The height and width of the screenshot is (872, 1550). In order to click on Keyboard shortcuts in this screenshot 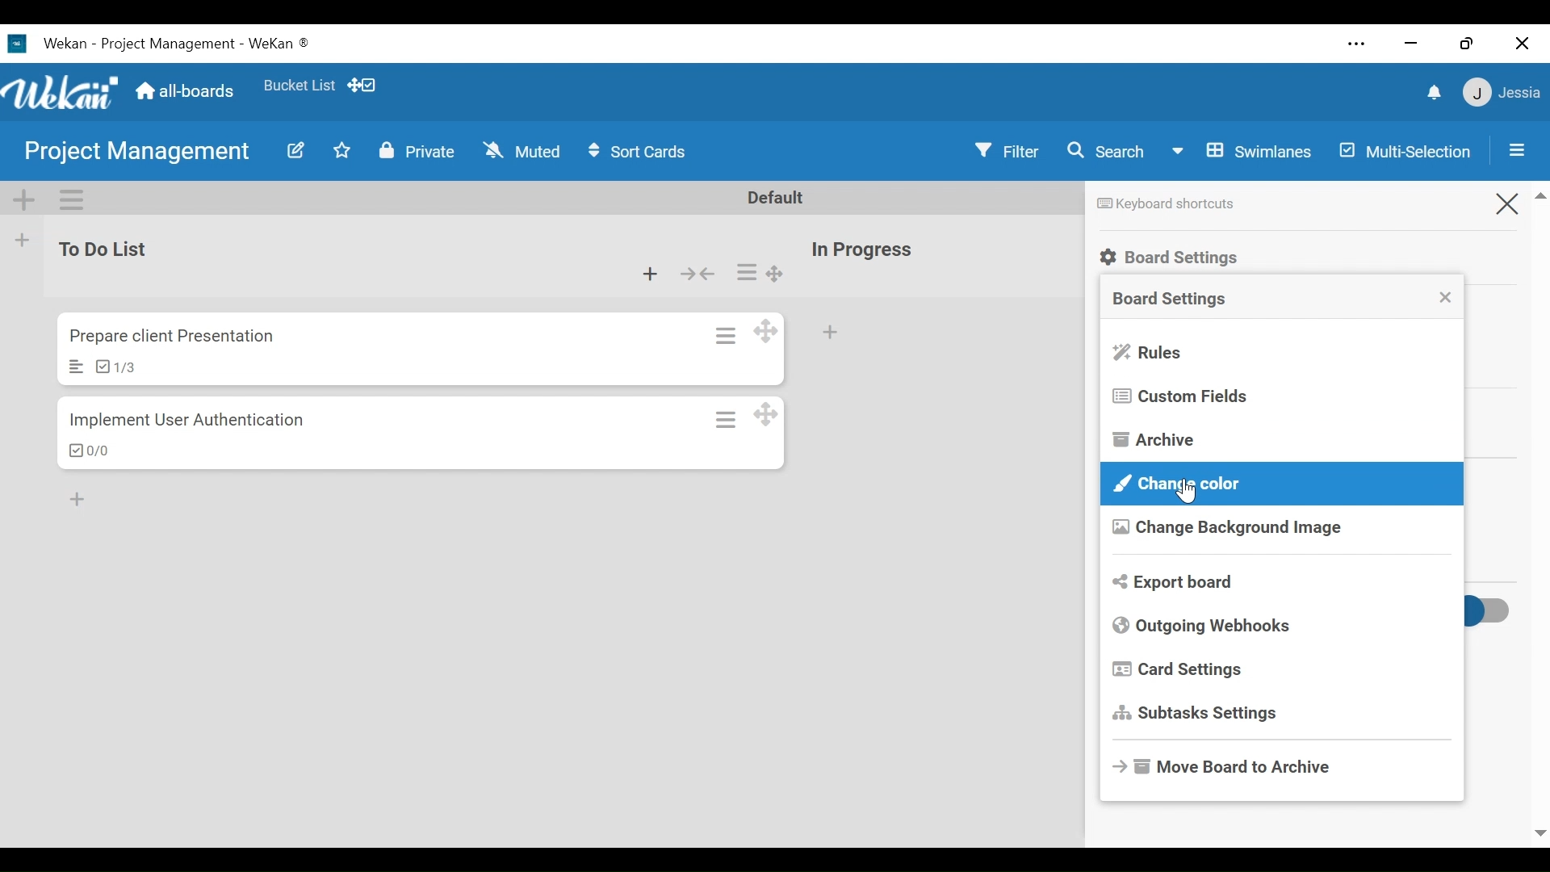, I will do `click(1163, 204)`.